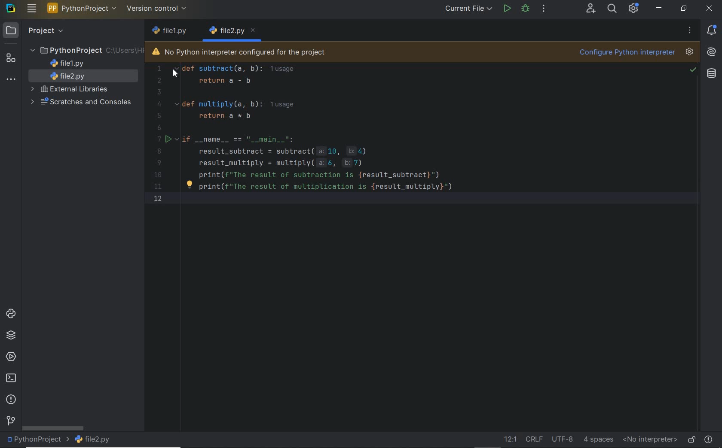  Describe the element at coordinates (692, 71) in the screenshot. I see `no problem` at that location.